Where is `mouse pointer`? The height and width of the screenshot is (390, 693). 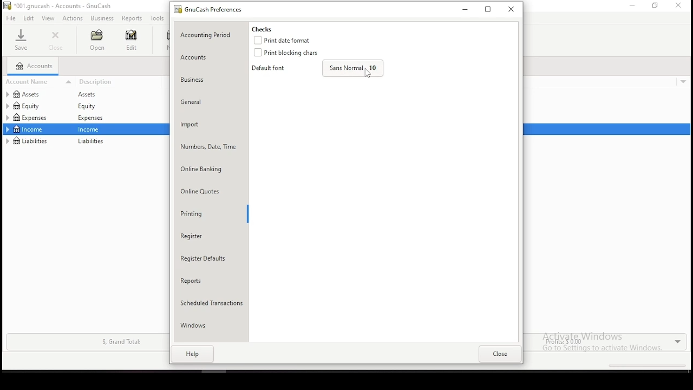 mouse pointer is located at coordinates (364, 73).